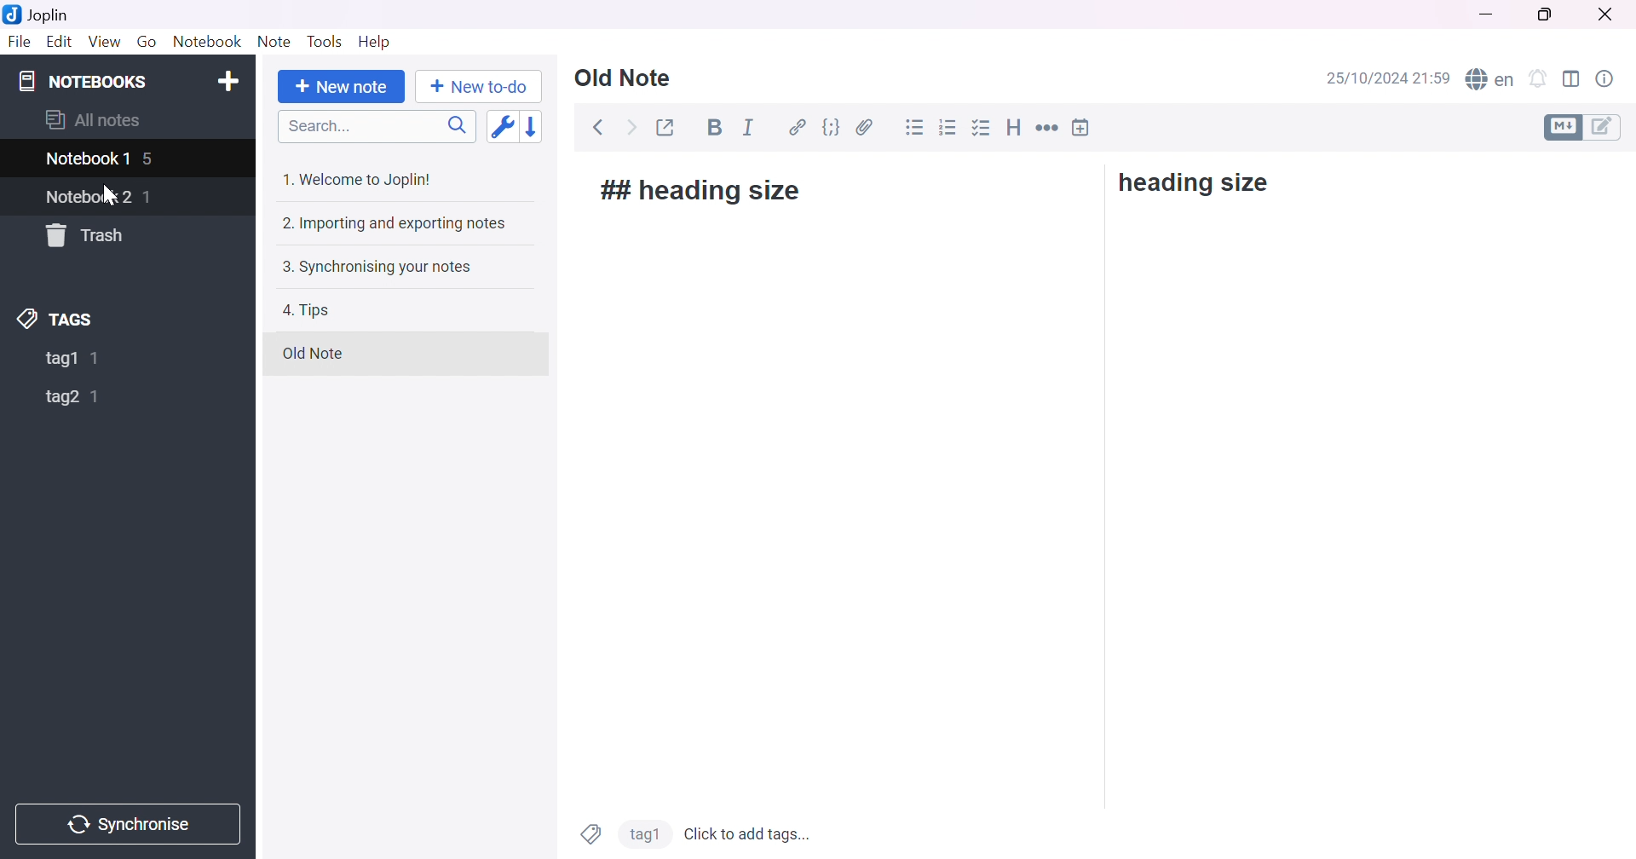 The image size is (1636, 859). Describe the element at coordinates (59, 360) in the screenshot. I see `tag1` at that location.